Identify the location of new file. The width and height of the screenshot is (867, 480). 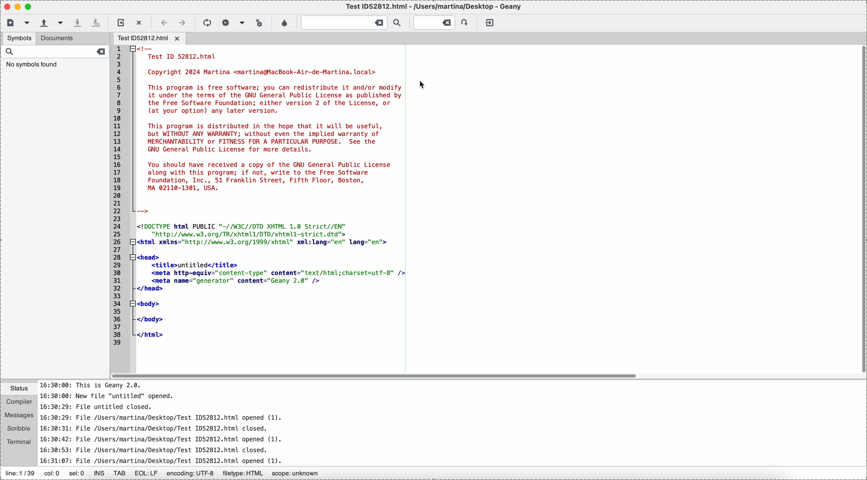
(9, 23).